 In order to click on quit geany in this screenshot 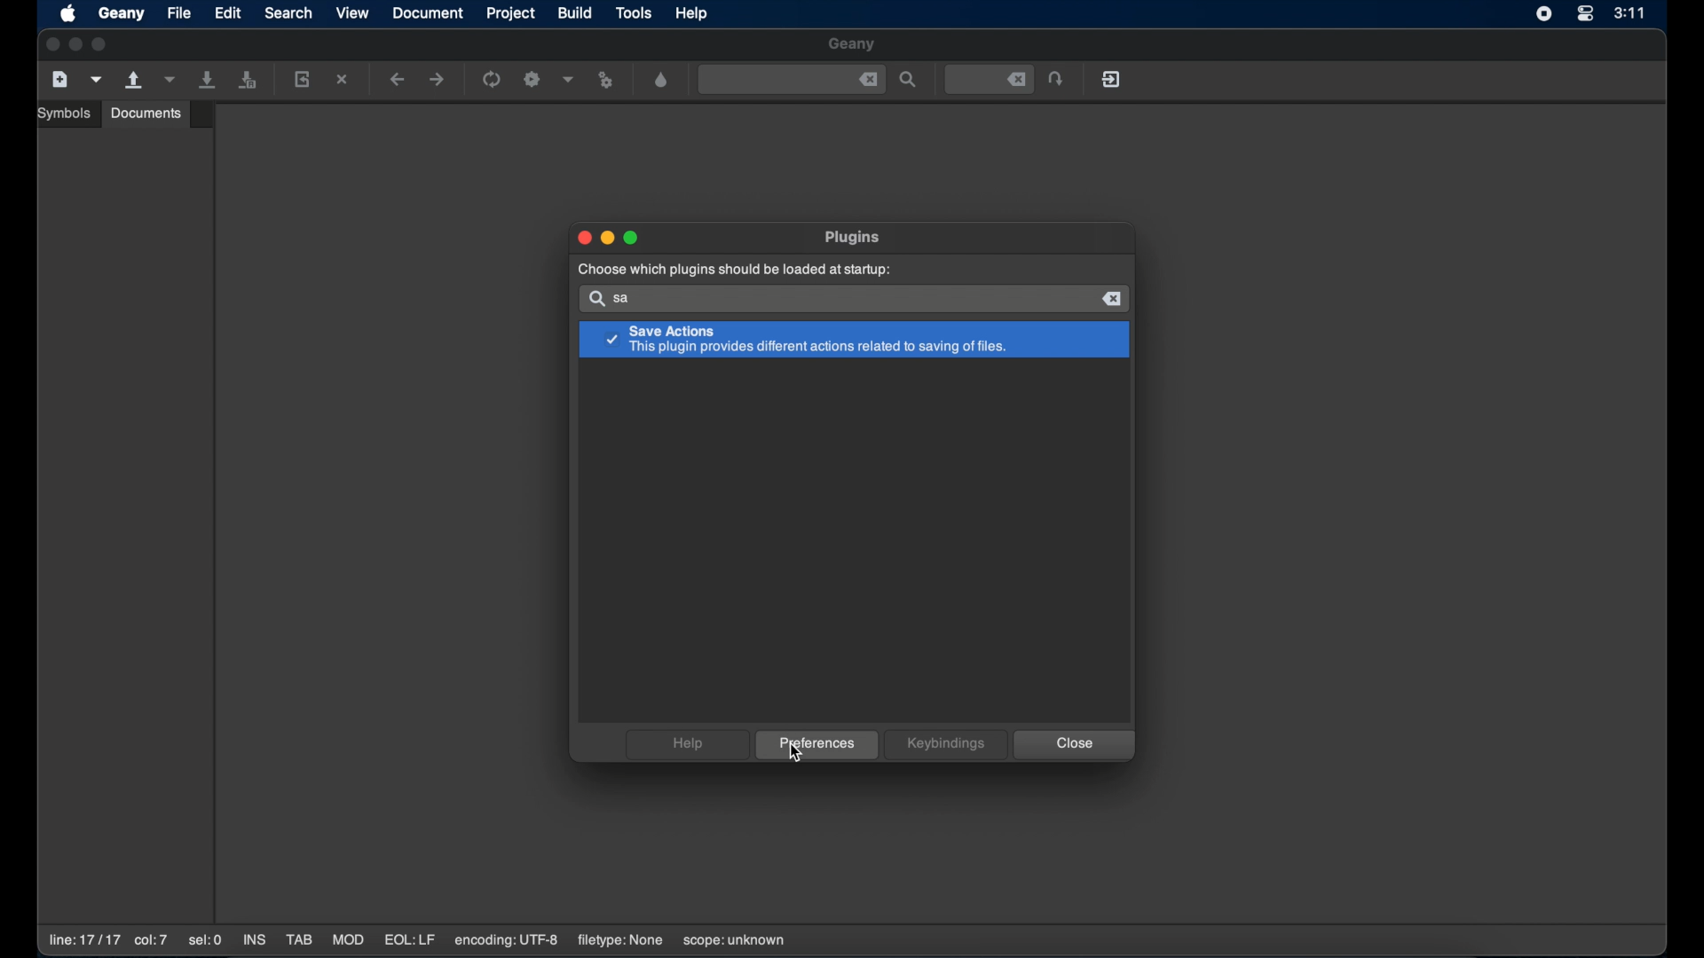, I will do `click(1113, 79)`.